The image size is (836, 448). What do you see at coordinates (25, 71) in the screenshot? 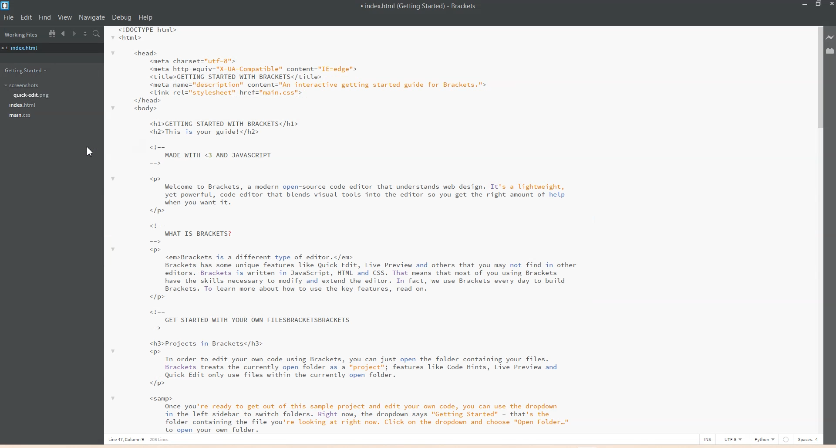
I see `Getting Started` at bounding box center [25, 71].